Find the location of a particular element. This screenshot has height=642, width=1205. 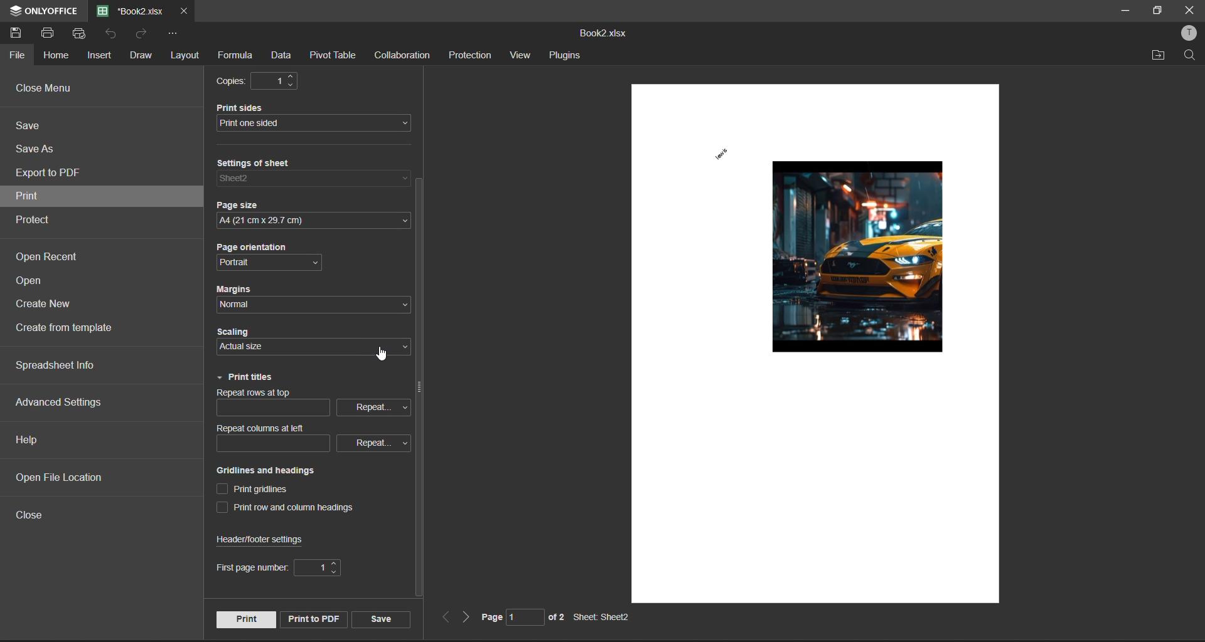

vertical scroll bar is located at coordinates (419, 389).